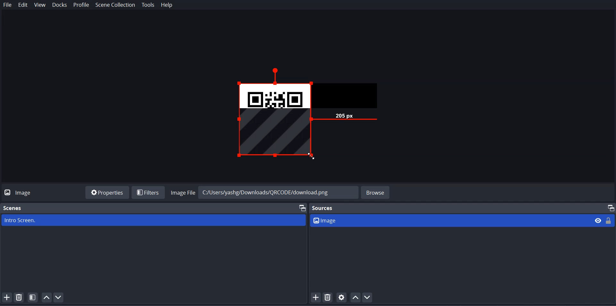 This screenshot has height=306, width=616. Describe the element at coordinates (33, 297) in the screenshot. I see `Open scene Filter` at that location.